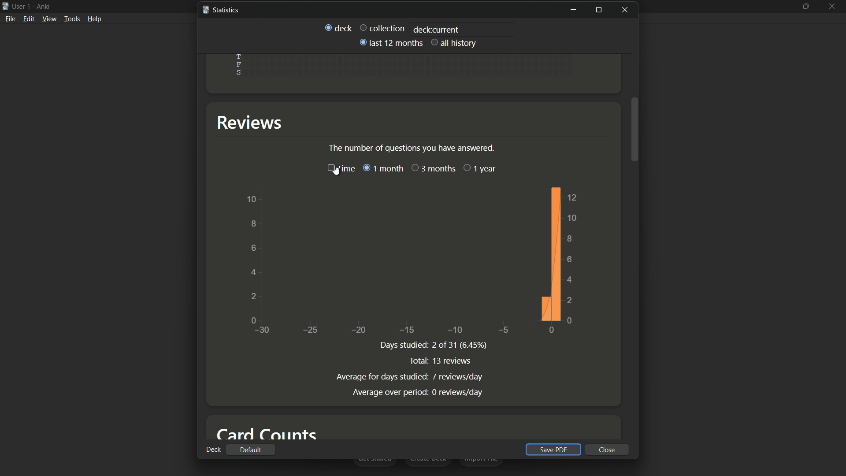 The width and height of the screenshot is (846, 476). I want to click on cursor, so click(337, 174).